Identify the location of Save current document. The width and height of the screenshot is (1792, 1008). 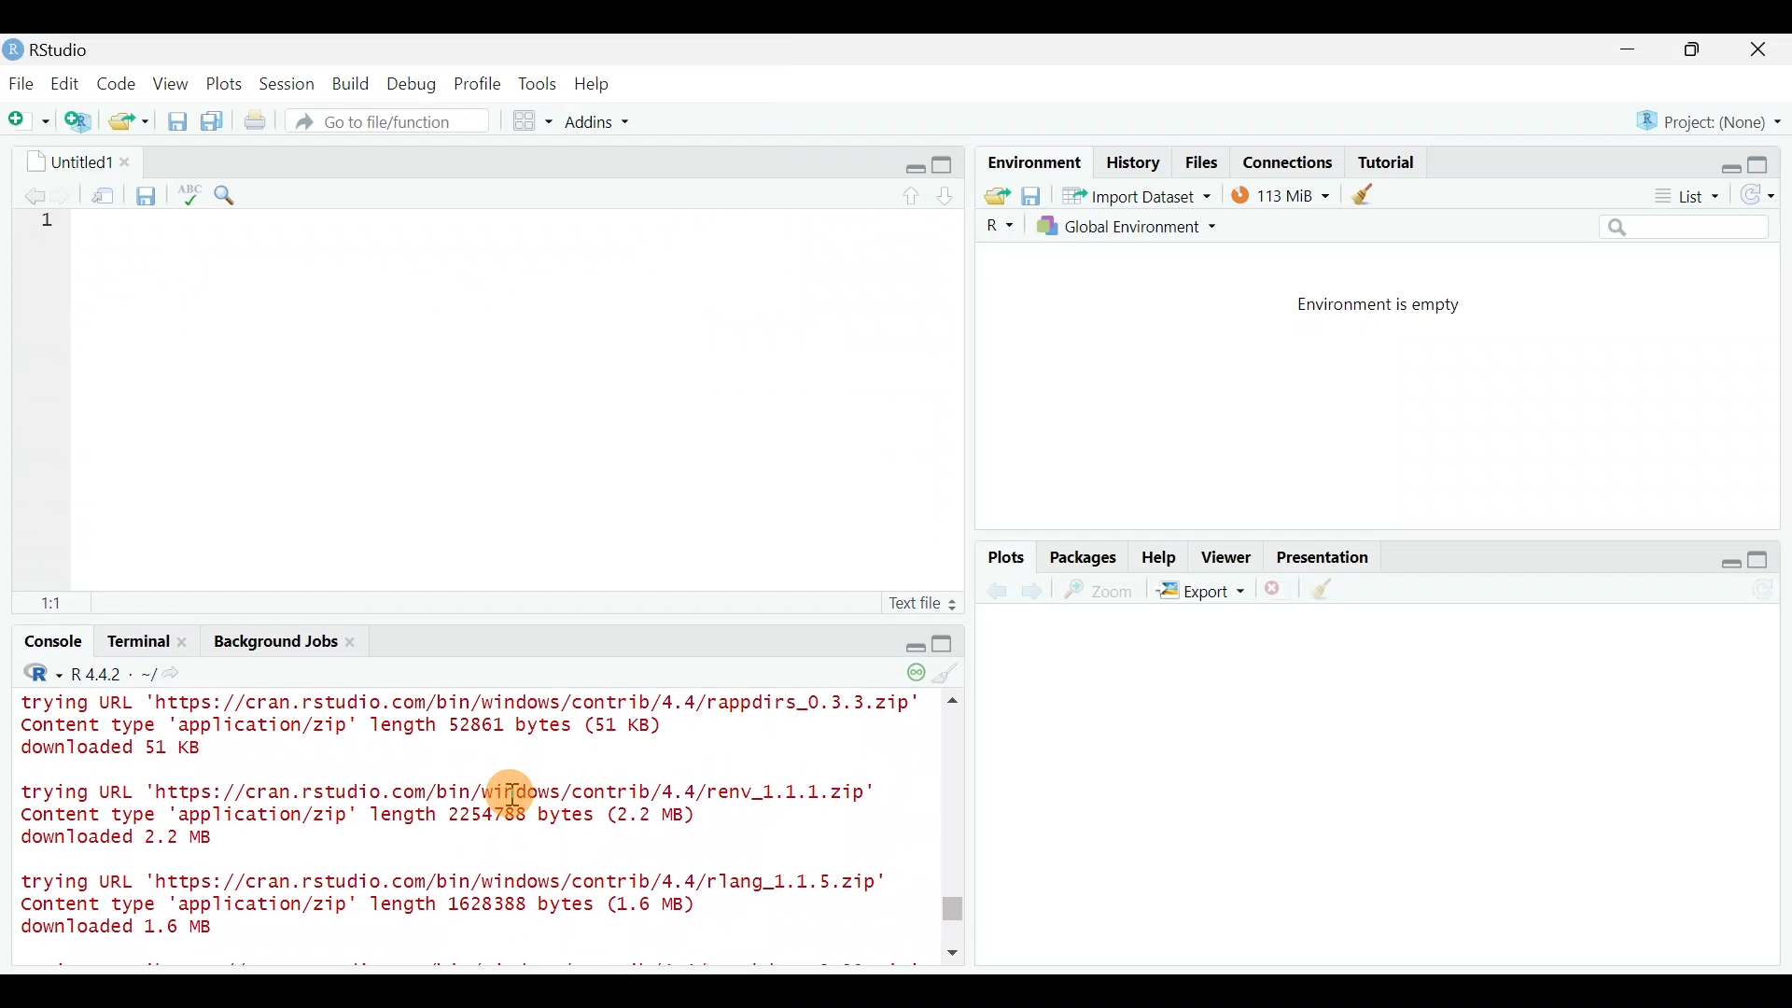
(177, 121).